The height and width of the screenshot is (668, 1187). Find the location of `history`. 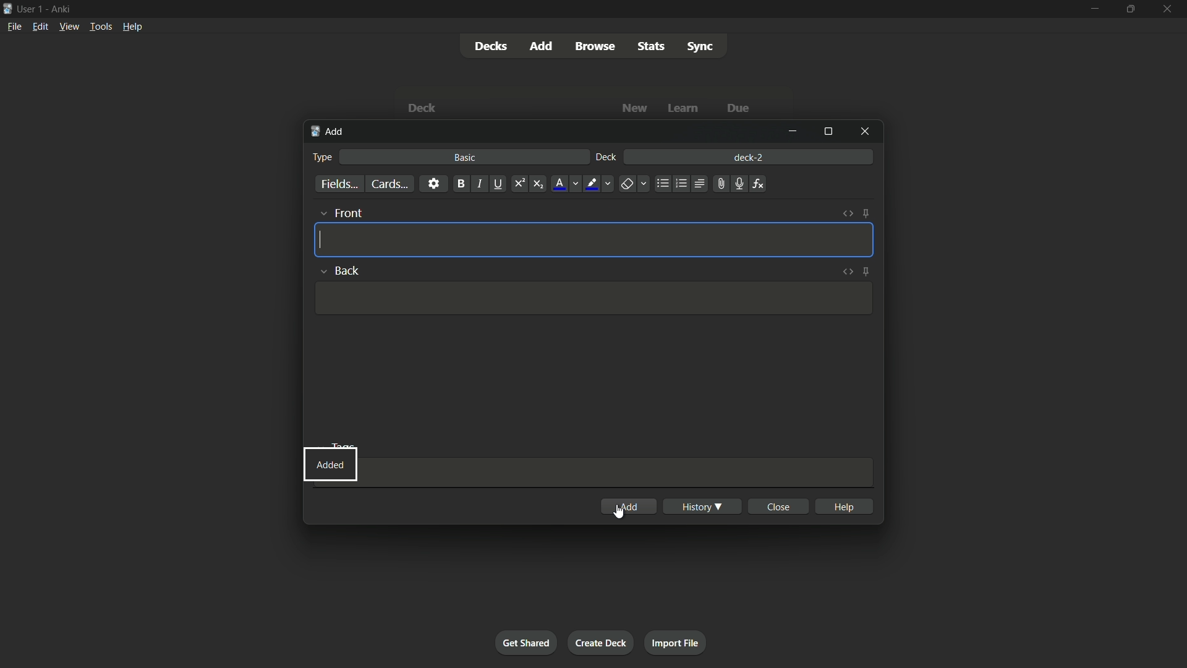

history is located at coordinates (702, 506).